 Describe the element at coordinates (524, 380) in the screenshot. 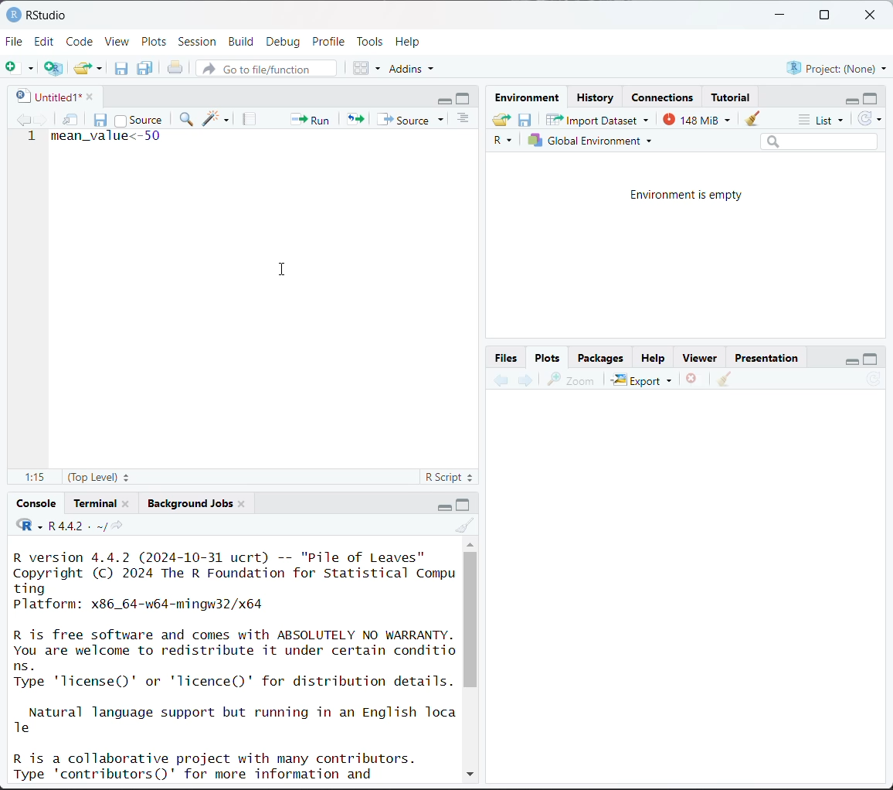

I see `next plot` at that location.